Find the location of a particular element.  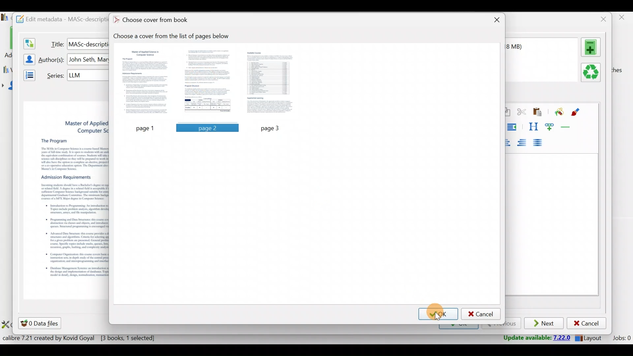

Swap the author and title is located at coordinates (29, 42).